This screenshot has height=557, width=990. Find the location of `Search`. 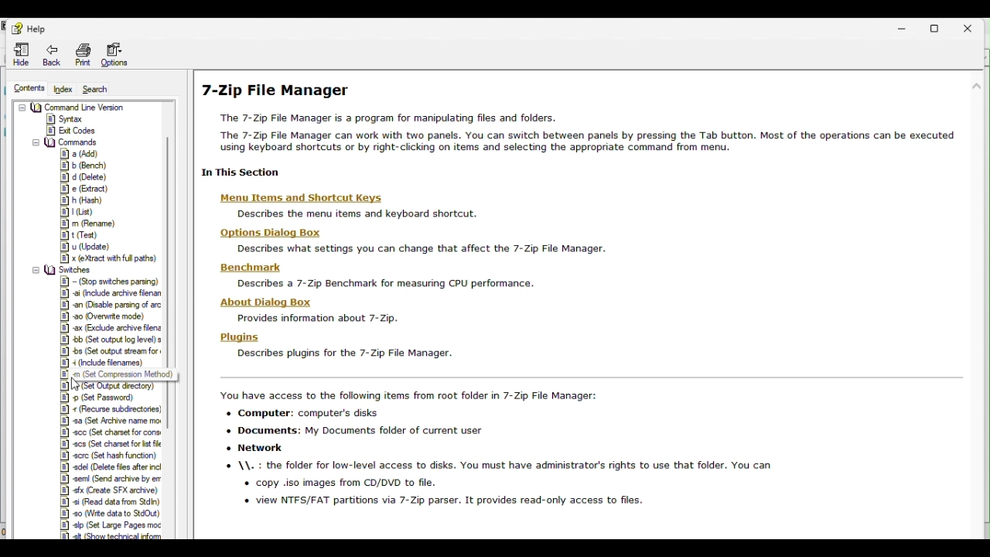

Search is located at coordinates (101, 89).